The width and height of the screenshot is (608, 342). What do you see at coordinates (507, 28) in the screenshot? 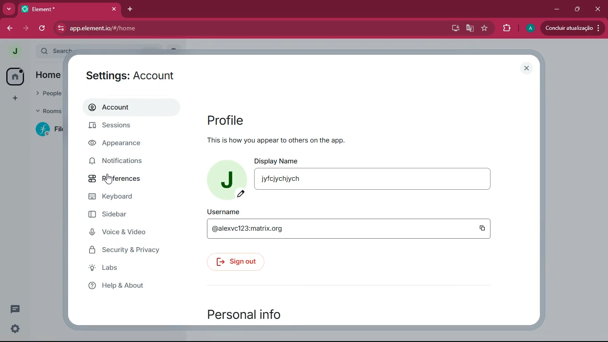
I see `extensions` at bounding box center [507, 28].